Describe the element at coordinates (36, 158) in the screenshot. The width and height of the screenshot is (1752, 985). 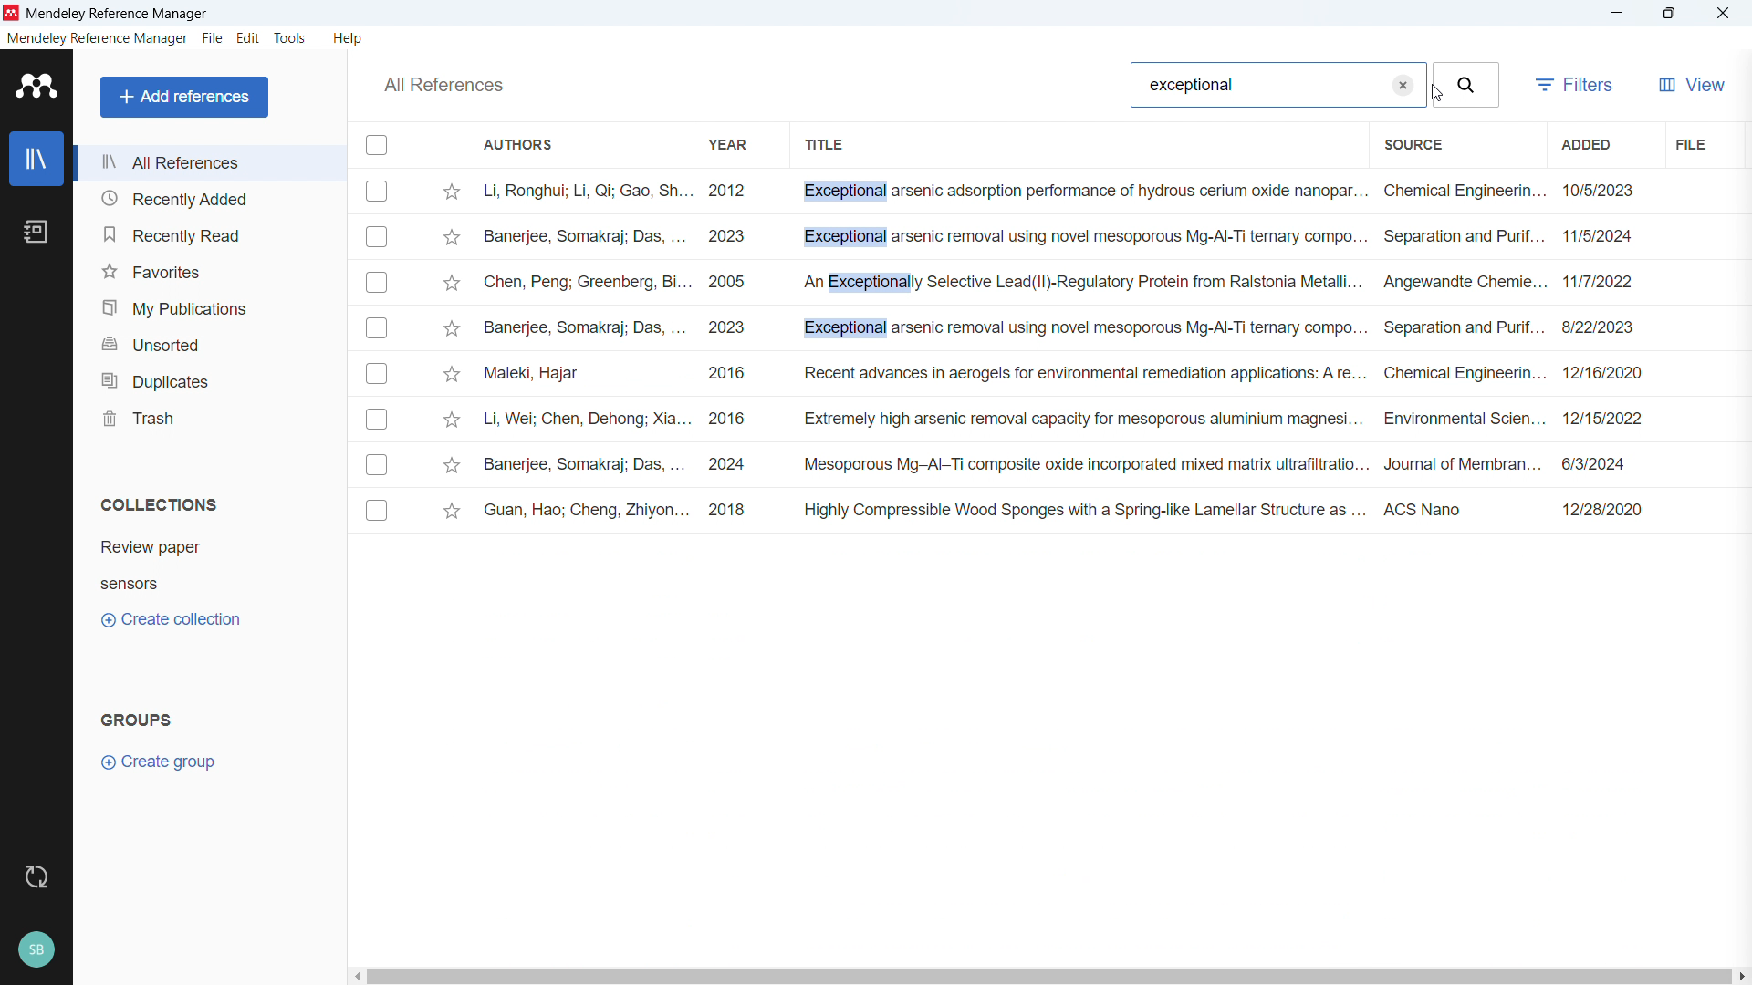
I see `library` at that location.